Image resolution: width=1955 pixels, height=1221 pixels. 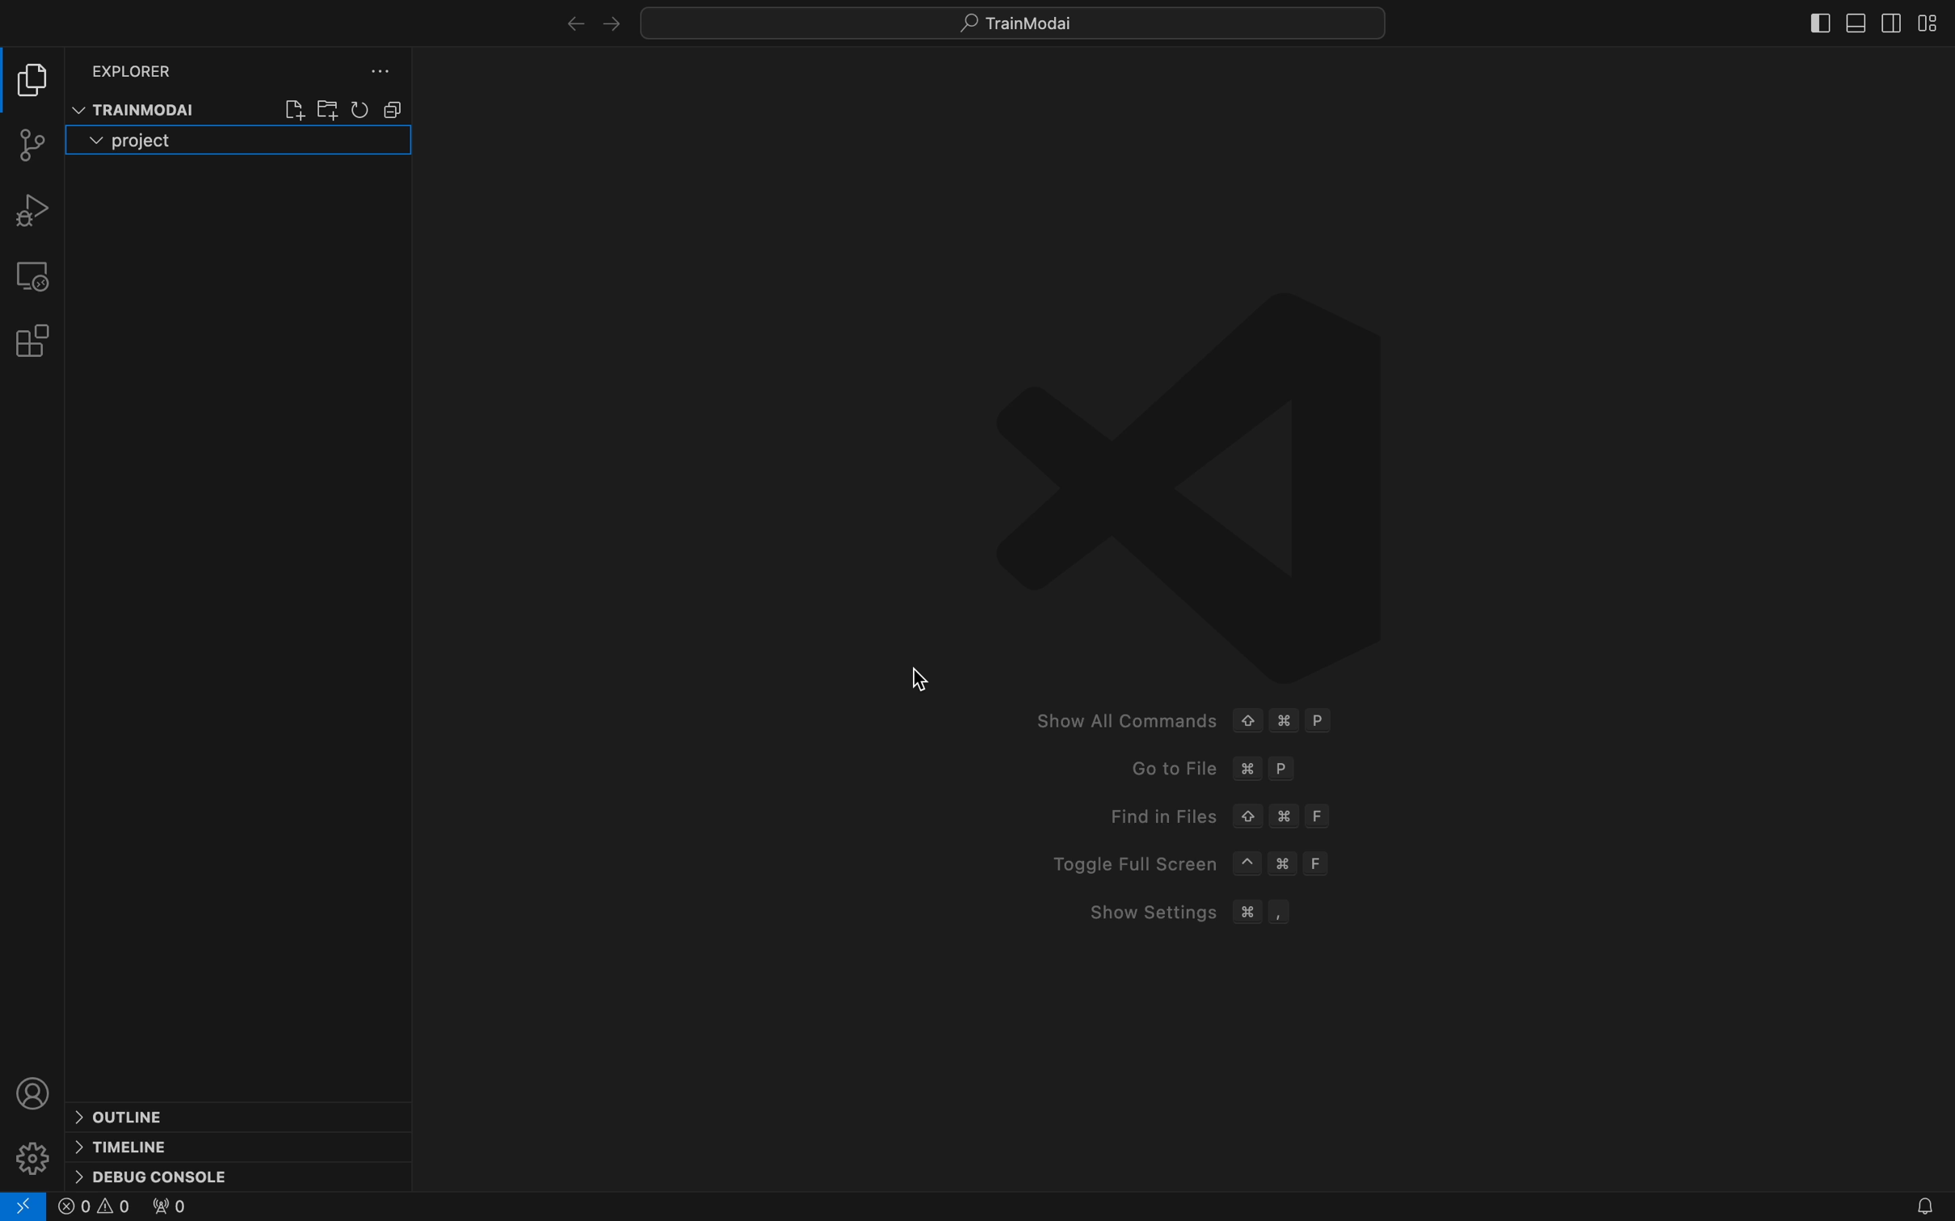 I want to click on timeline, so click(x=128, y=1145).